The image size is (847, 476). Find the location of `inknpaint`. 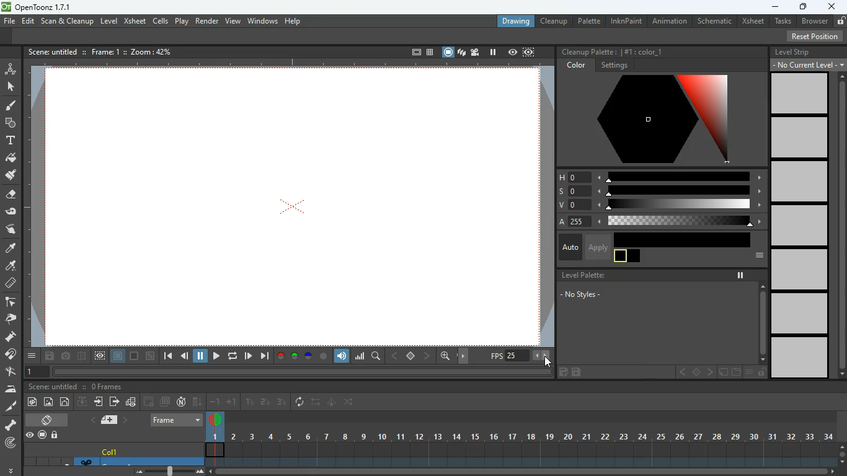

inknpaint is located at coordinates (626, 22).